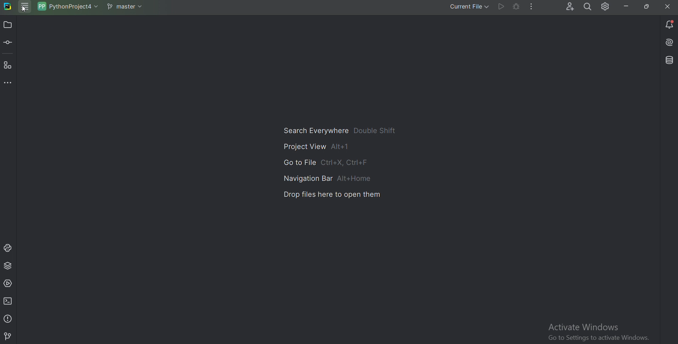 Image resolution: width=678 pixels, height=344 pixels. What do you see at coordinates (7, 25) in the screenshot?
I see `Project` at bounding box center [7, 25].